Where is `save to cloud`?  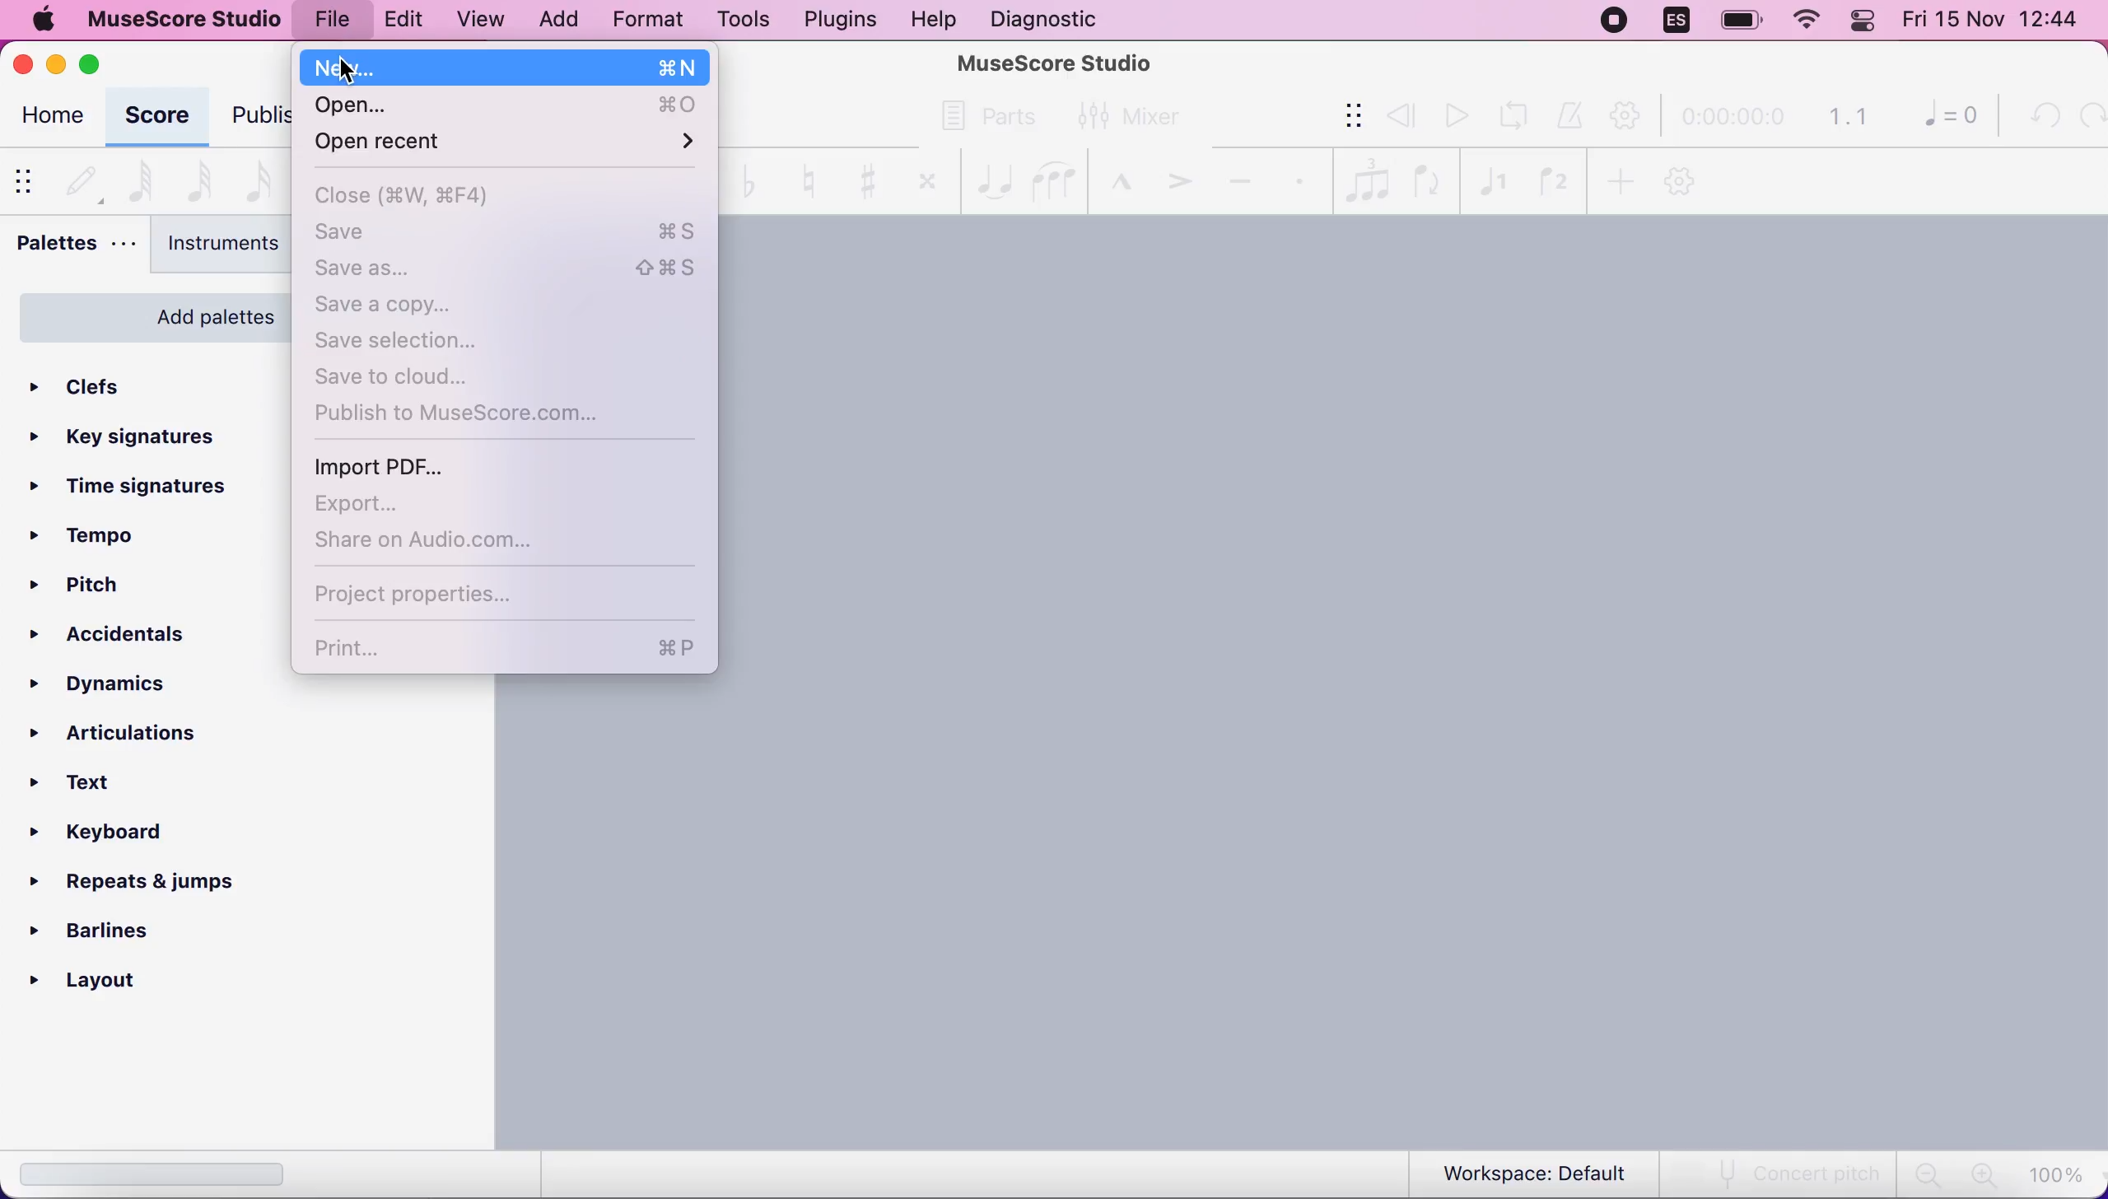 save to cloud is located at coordinates (433, 379).